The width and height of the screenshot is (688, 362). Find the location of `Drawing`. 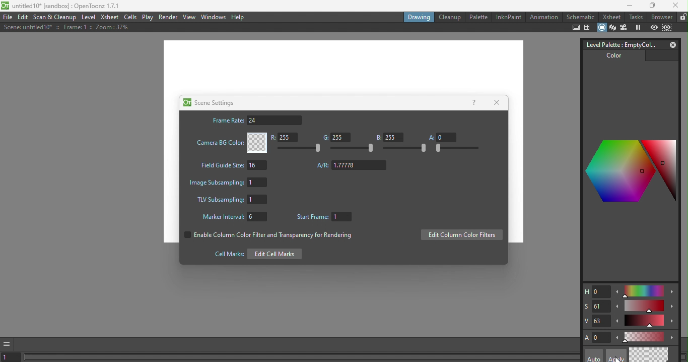

Drawing is located at coordinates (418, 17).